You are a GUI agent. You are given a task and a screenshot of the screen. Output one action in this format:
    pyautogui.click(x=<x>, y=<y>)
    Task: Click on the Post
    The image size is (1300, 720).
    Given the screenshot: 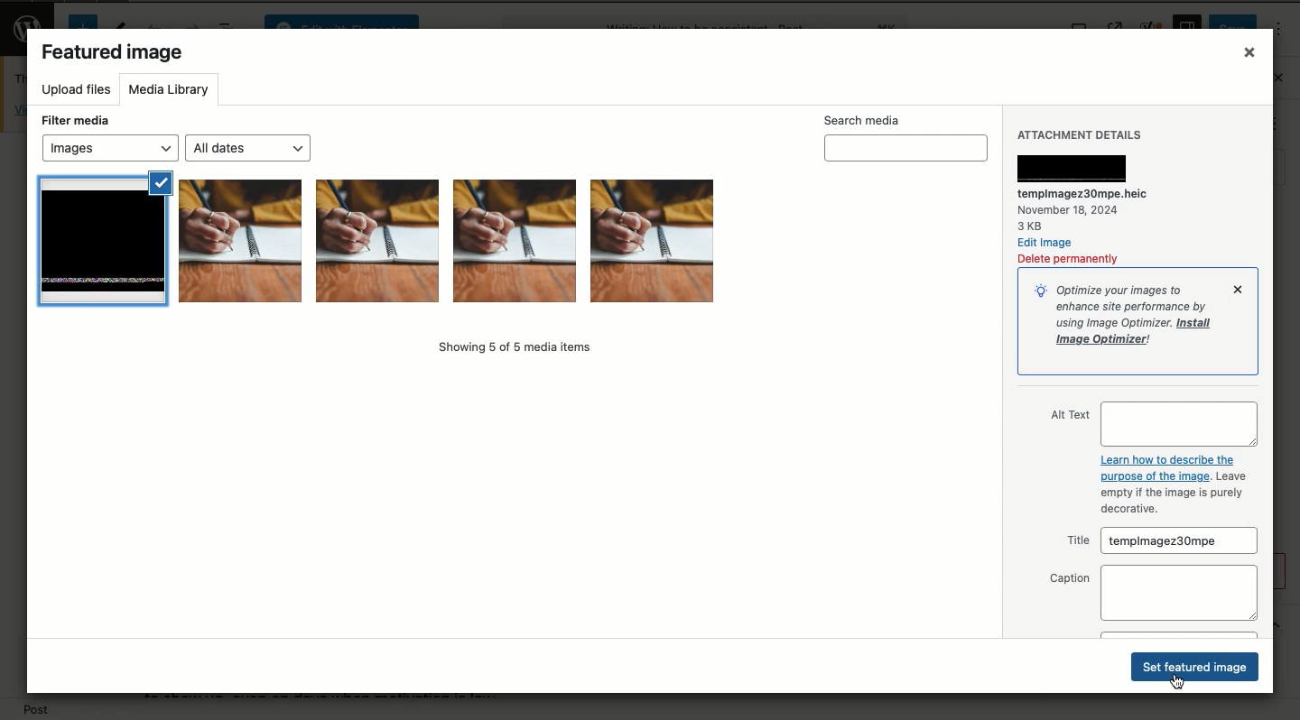 What is the action you would take?
    pyautogui.click(x=46, y=710)
    